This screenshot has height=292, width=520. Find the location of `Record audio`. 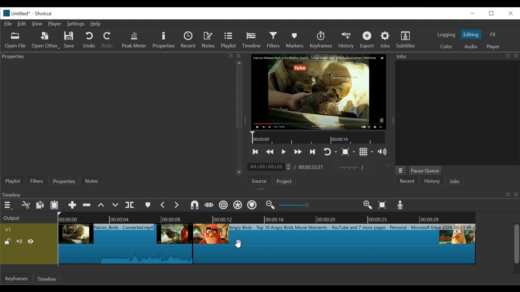

Record audio is located at coordinates (399, 205).